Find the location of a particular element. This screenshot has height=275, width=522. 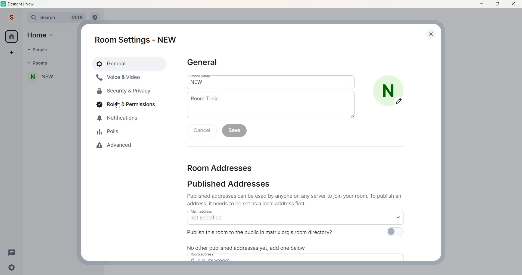

polls is located at coordinates (108, 132).